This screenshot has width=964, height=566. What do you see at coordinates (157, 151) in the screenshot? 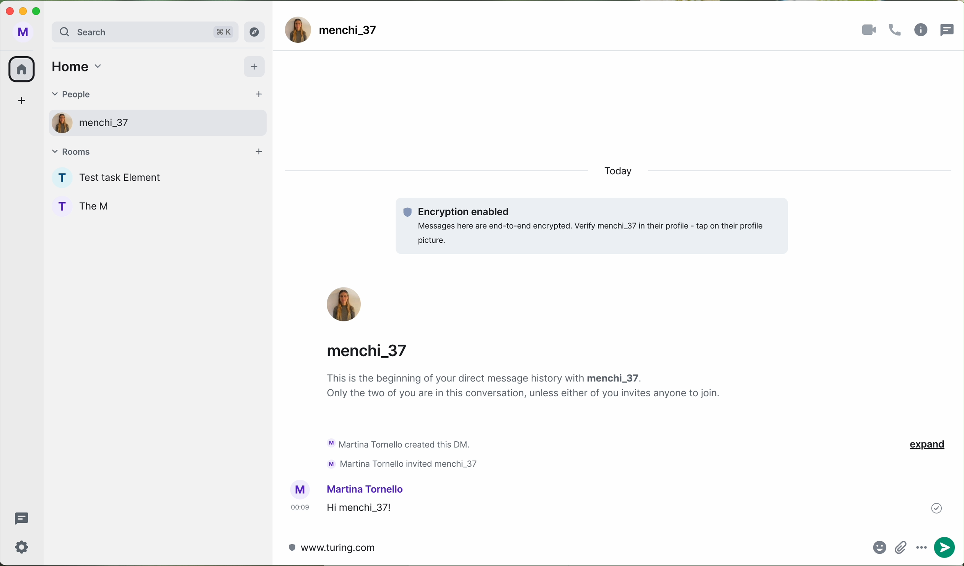
I see `rooms tab` at bounding box center [157, 151].